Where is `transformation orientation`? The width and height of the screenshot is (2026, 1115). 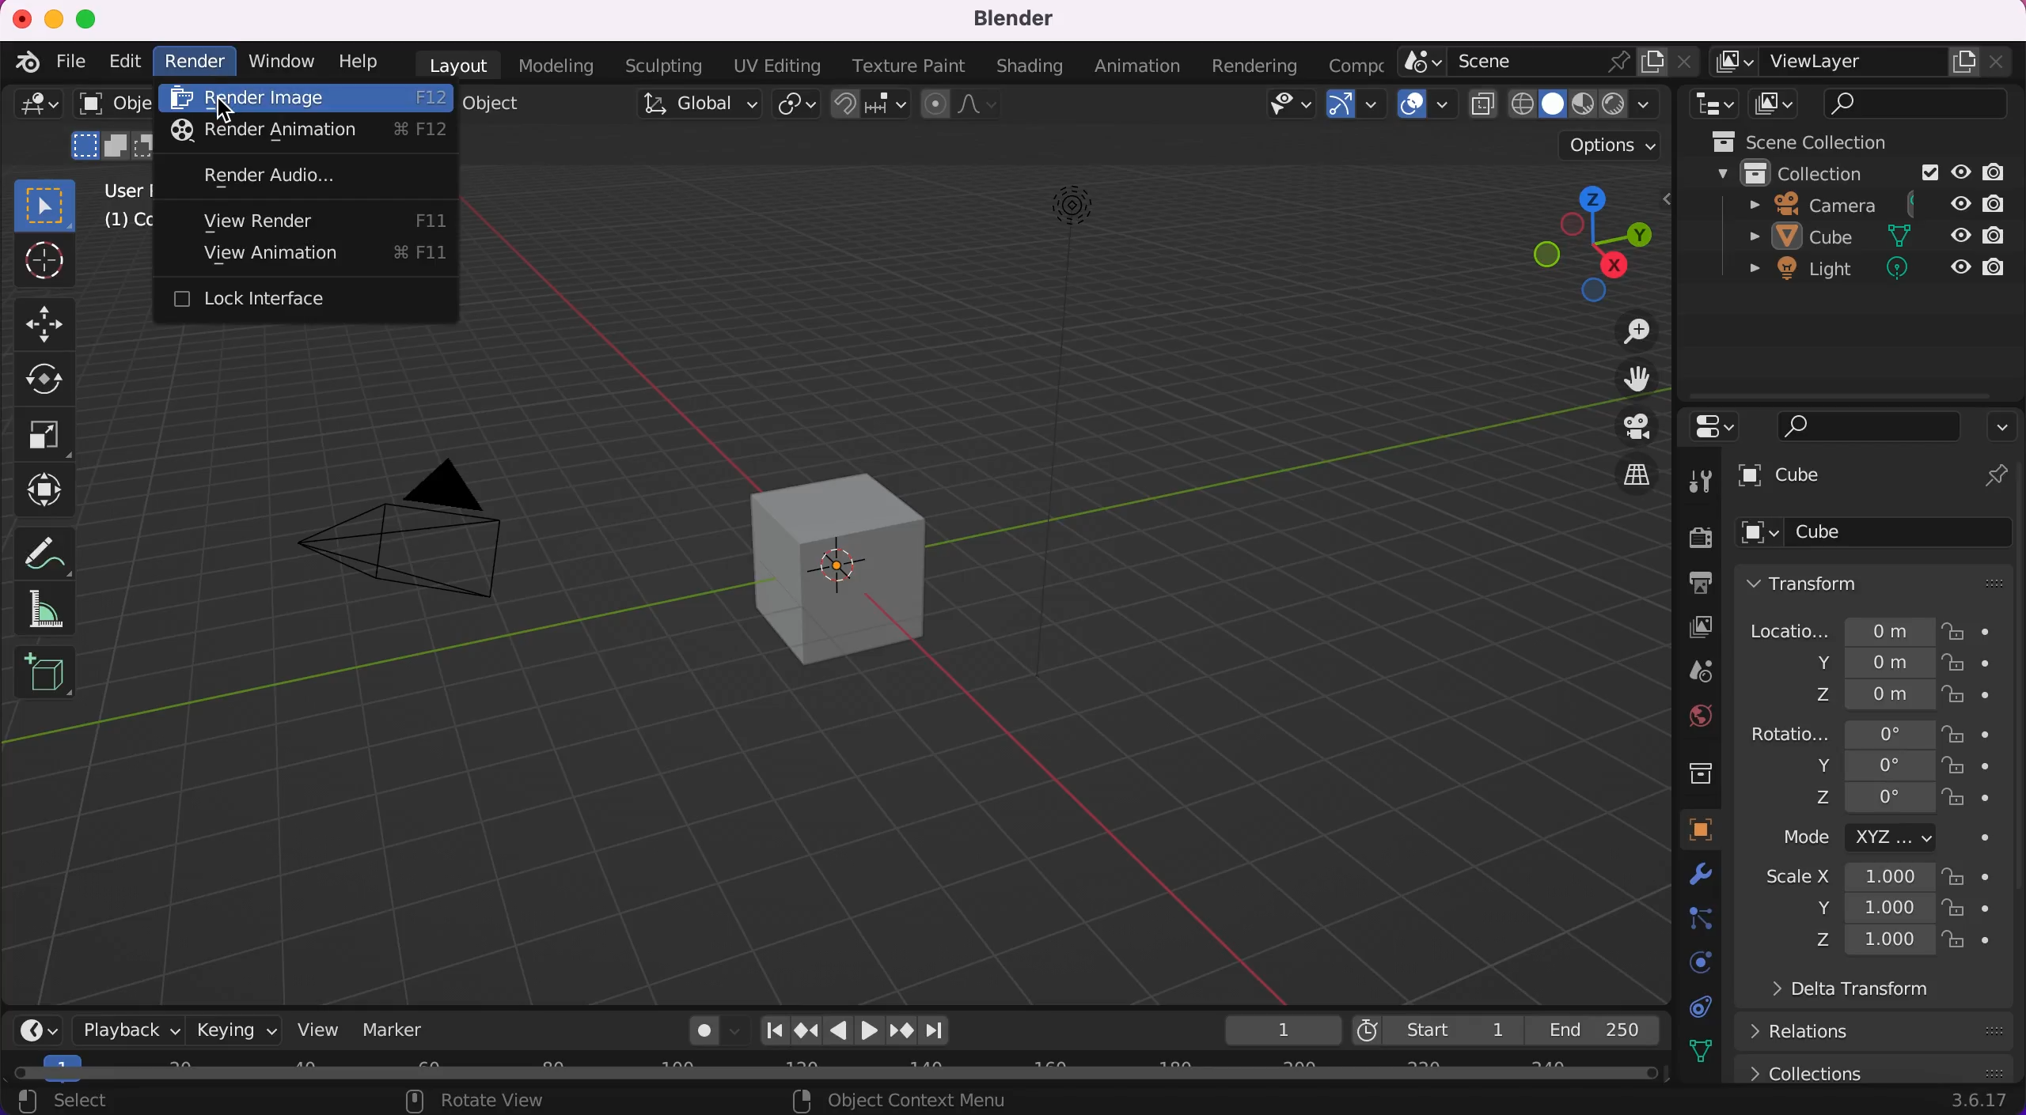 transformation orientation is located at coordinates (690, 111).